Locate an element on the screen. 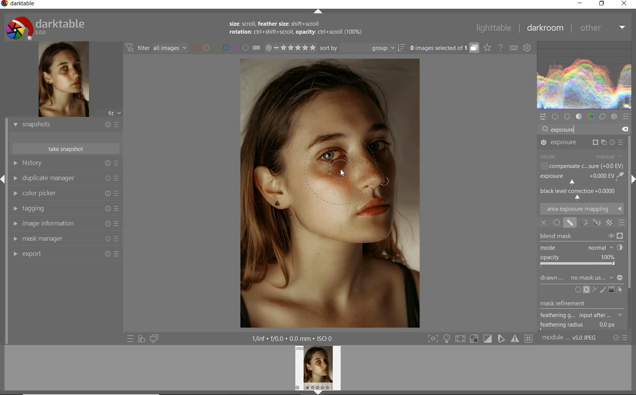 Image resolution: width=636 pixels, height=395 pixels. filter images based on their modules is located at coordinates (156, 48).